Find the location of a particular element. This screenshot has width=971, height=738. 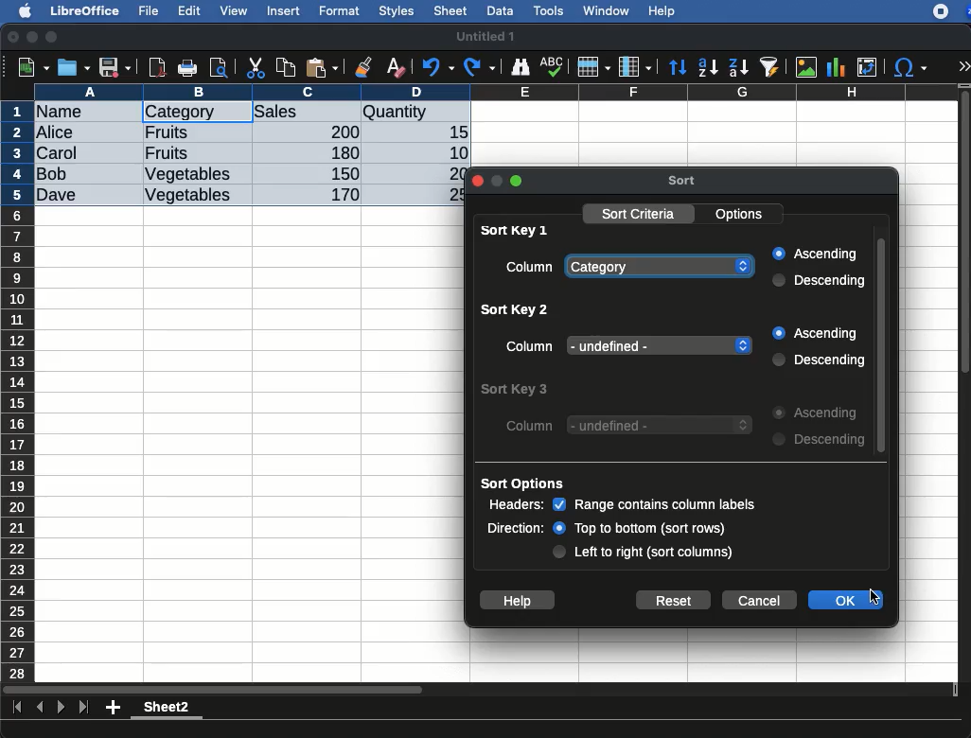

column is located at coordinates (529, 345).